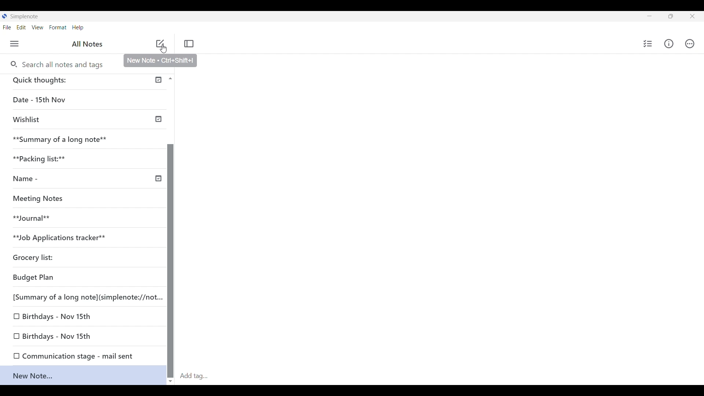 The width and height of the screenshot is (704, 396). I want to click on [Summary of a long note](simplenote://not..., so click(85, 297).